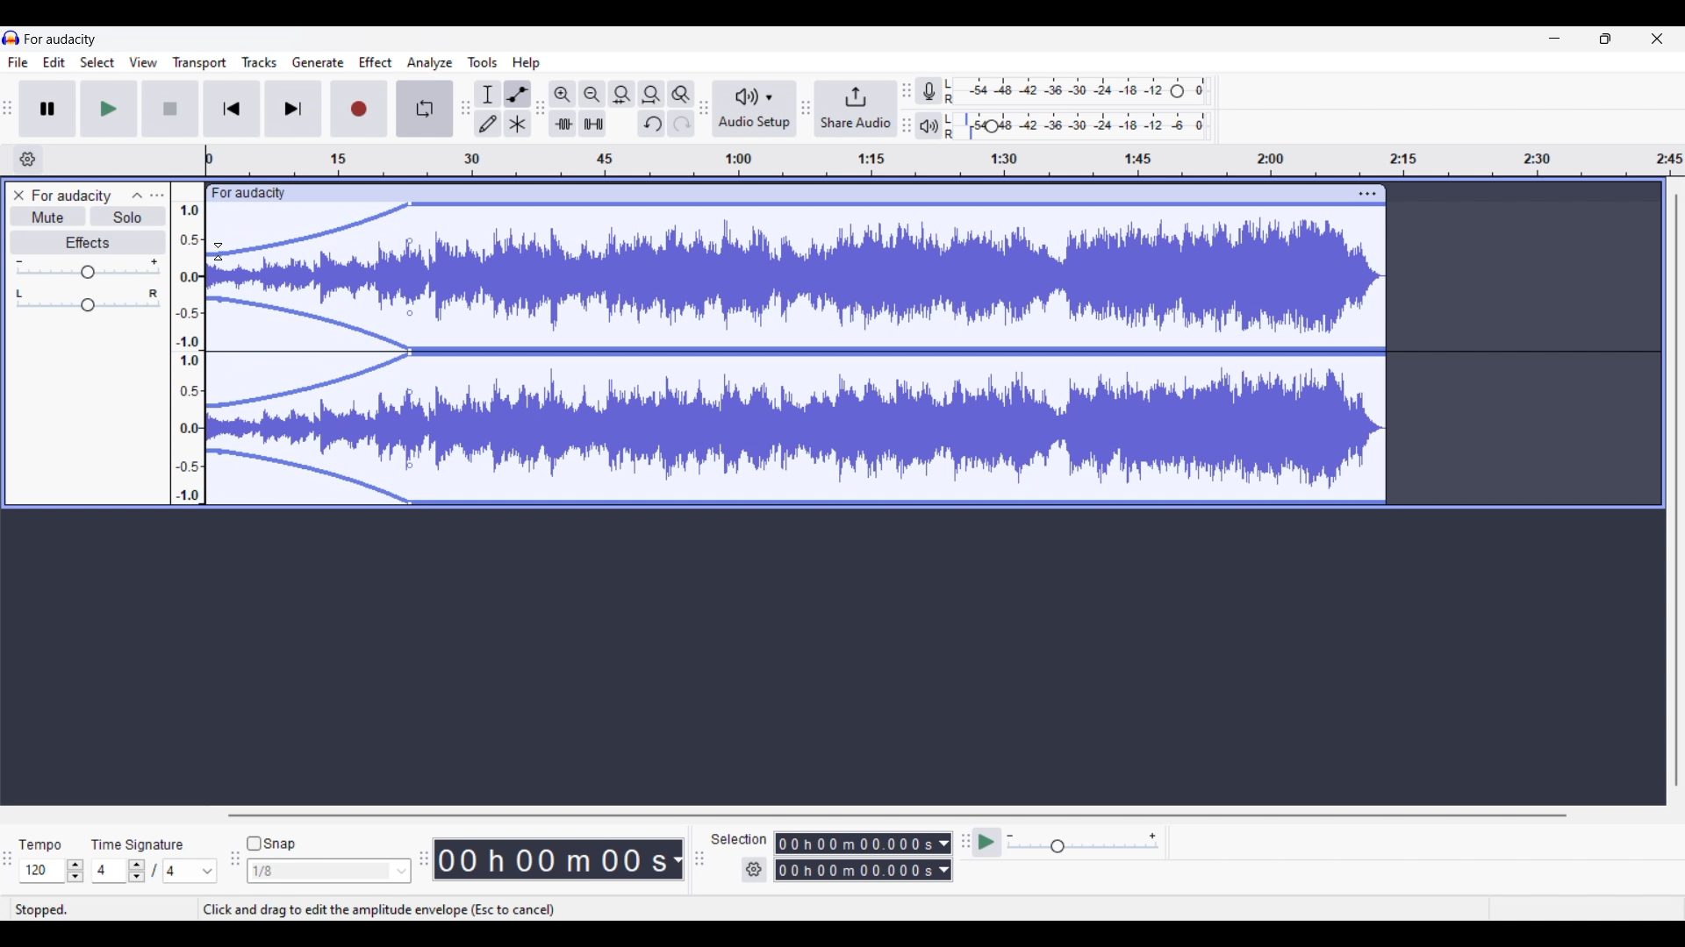 The width and height of the screenshot is (1685, 947). Describe the element at coordinates (563, 124) in the screenshot. I see `trim audio outside selection` at that location.